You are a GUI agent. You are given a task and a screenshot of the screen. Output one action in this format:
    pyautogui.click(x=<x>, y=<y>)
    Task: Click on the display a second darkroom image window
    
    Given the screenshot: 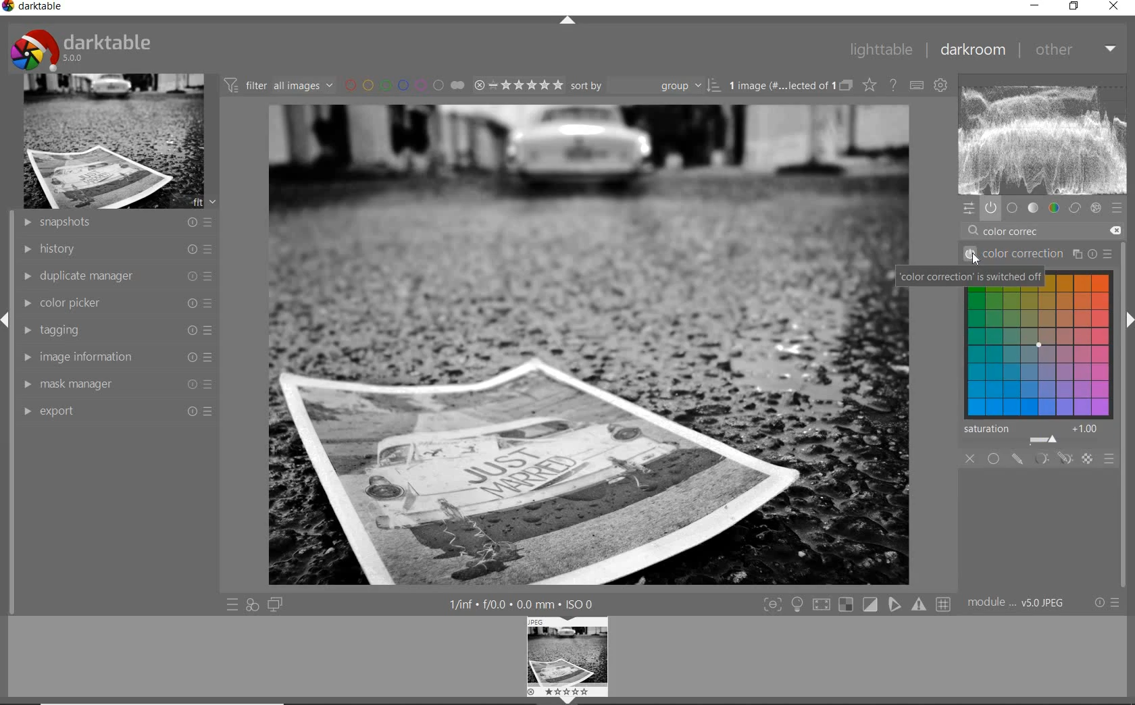 What is the action you would take?
    pyautogui.click(x=274, y=604)
    